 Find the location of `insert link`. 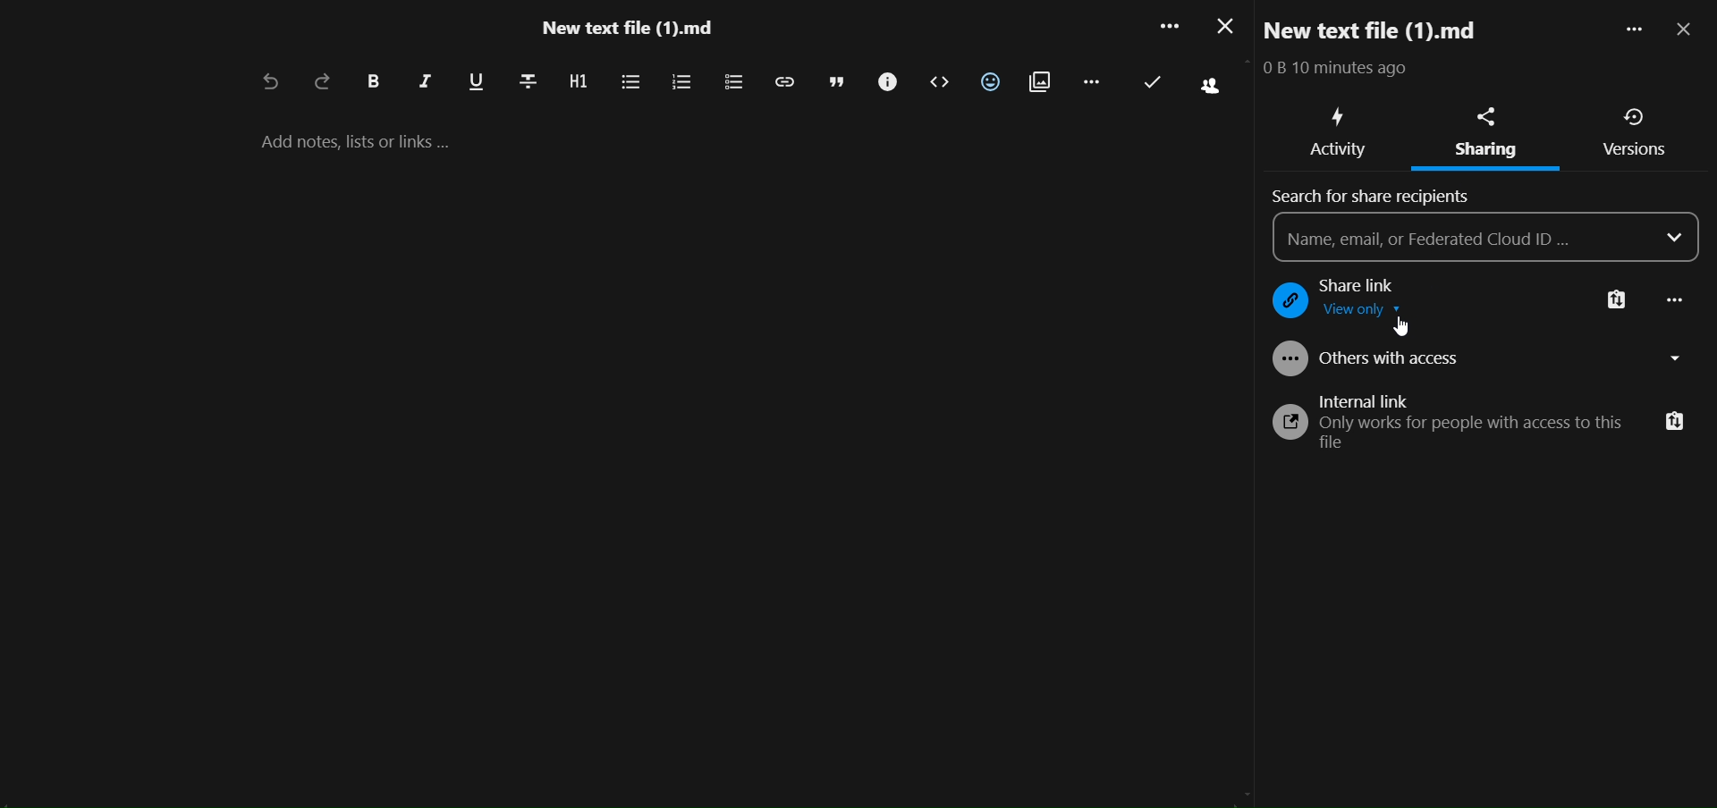

insert link is located at coordinates (783, 81).